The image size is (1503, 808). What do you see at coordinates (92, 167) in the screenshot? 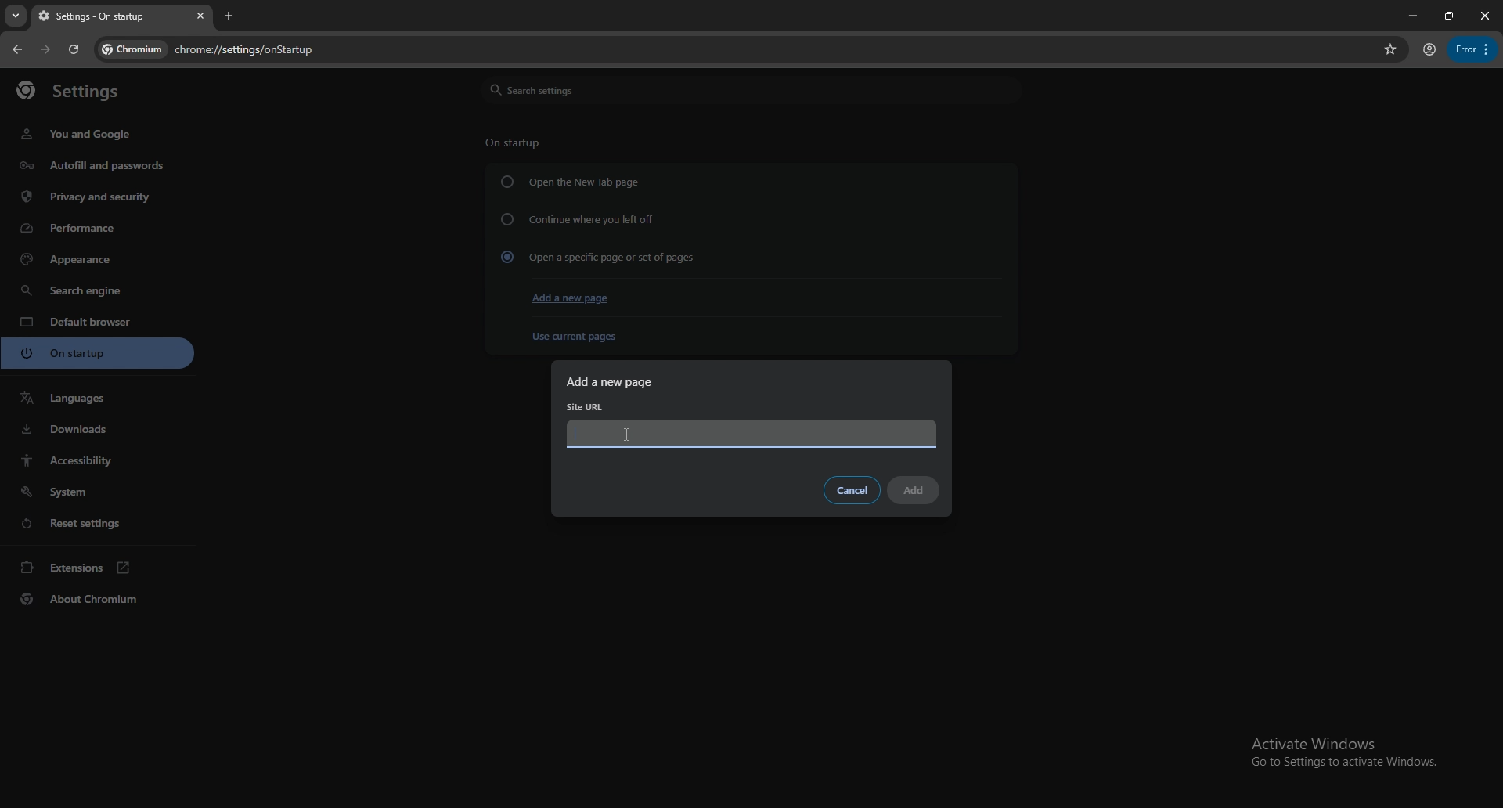
I see `autofill and passwords` at bounding box center [92, 167].